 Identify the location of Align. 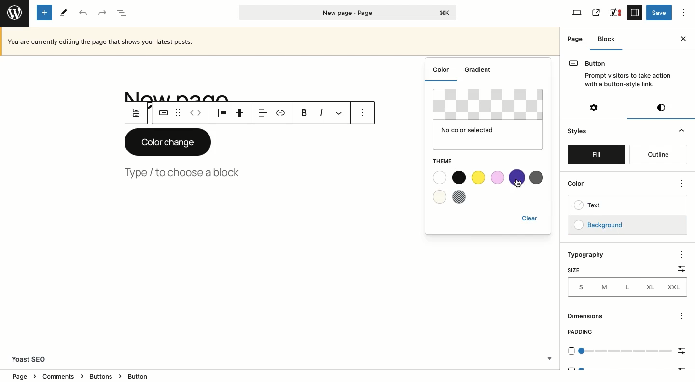
(221, 113).